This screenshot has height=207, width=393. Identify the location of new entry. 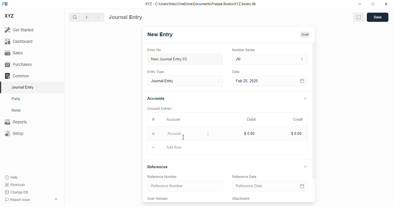
(159, 34).